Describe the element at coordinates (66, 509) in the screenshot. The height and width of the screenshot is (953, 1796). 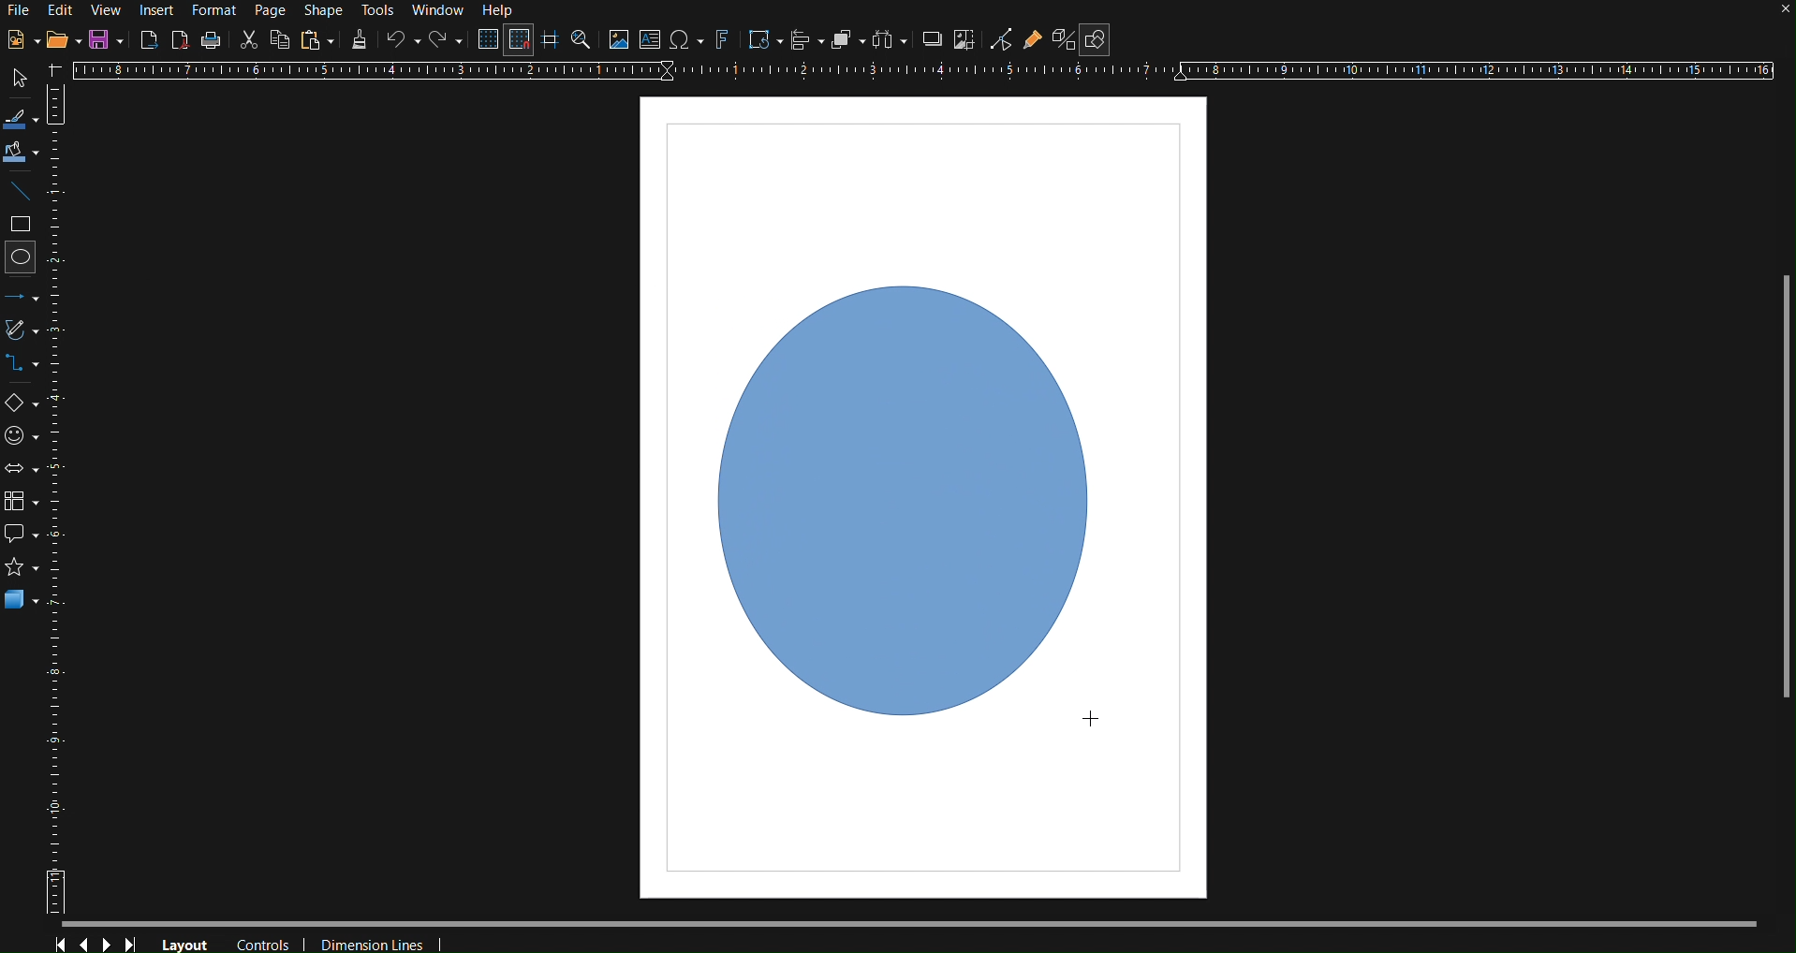
I see `Vertical Ruler` at that location.